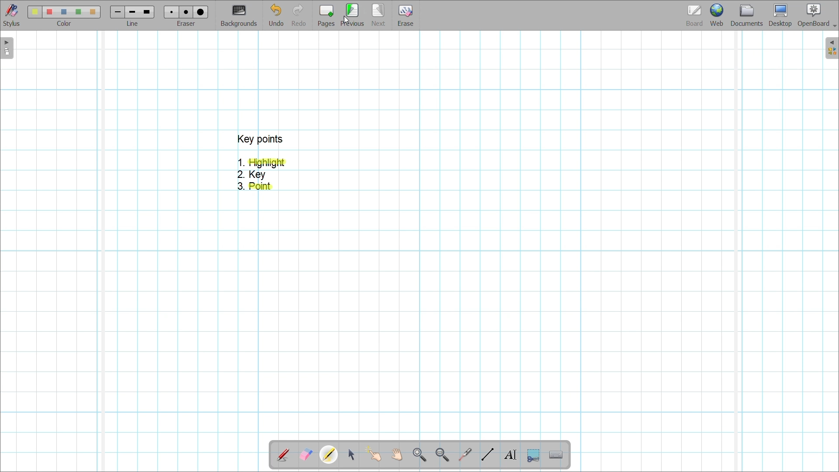 Image resolution: width=839 pixels, height=472 pixels. I want to click on color 2, so click(49, 12).